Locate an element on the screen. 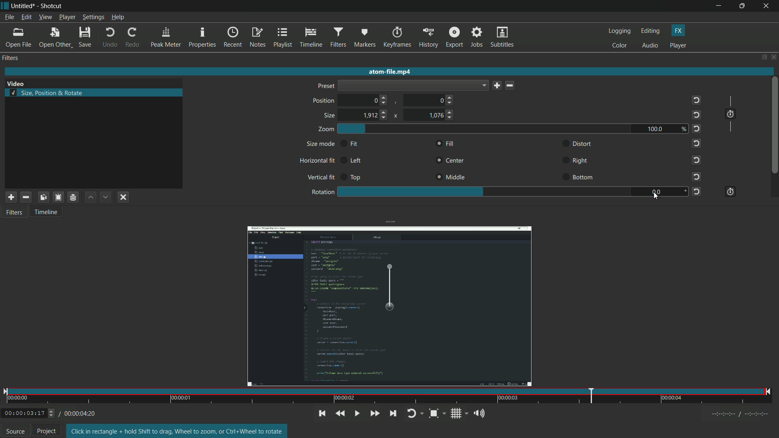 Image resolution: width=779 pixels, height=438 pixels. x is located at coordinates (397, 116).